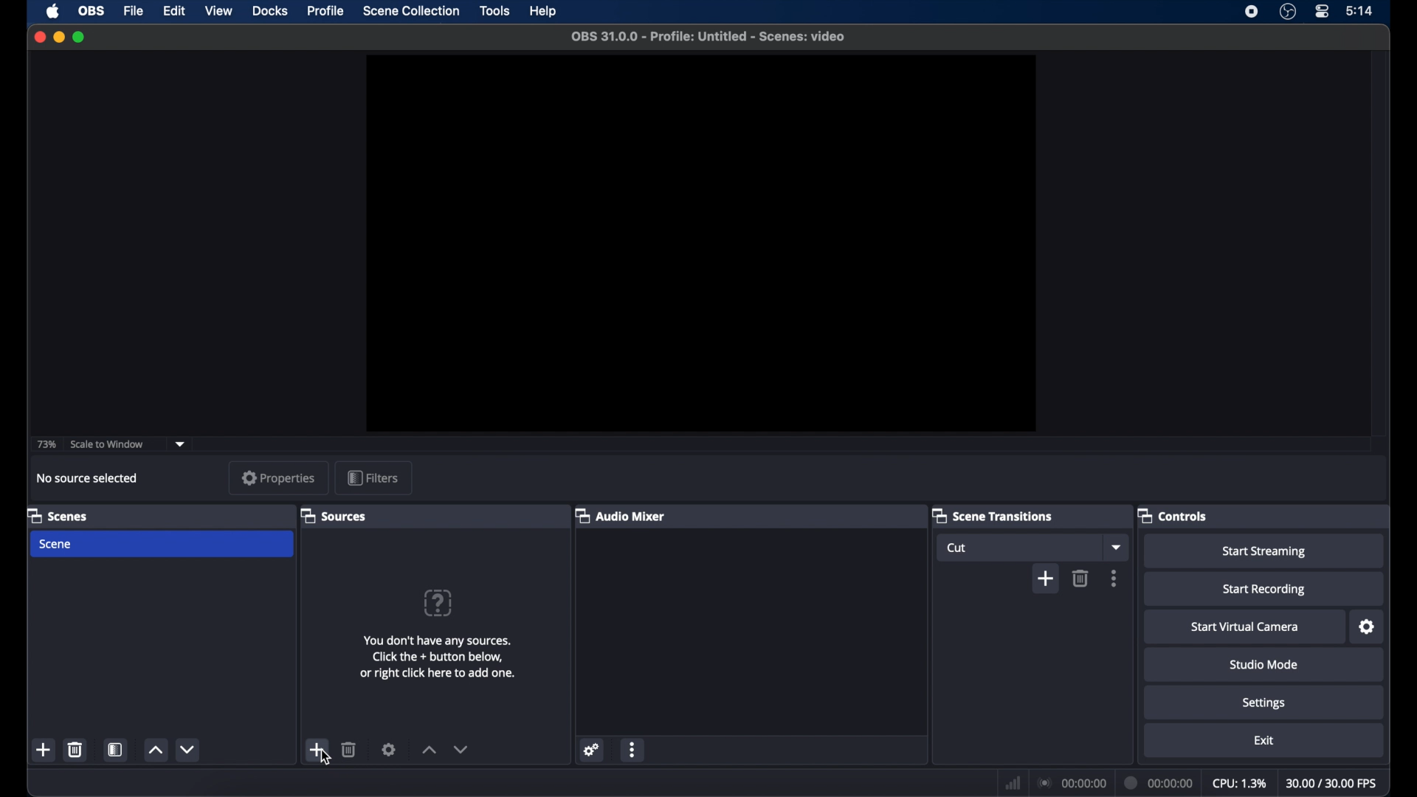 Image resolution: width=1417 pixels, height=797 pixels. Describe the element at coordinates (271, 11) in the screenshot. I see `docks` at that location.